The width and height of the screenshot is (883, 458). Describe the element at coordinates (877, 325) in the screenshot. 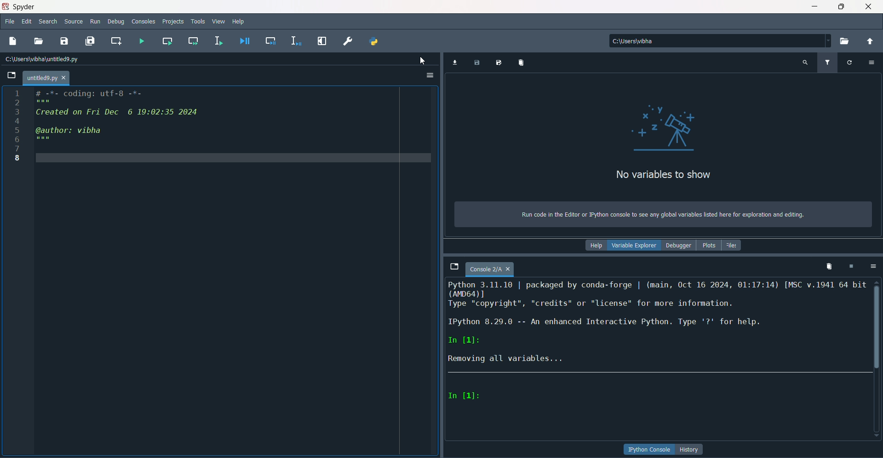

I see `scrollbar` at that location.